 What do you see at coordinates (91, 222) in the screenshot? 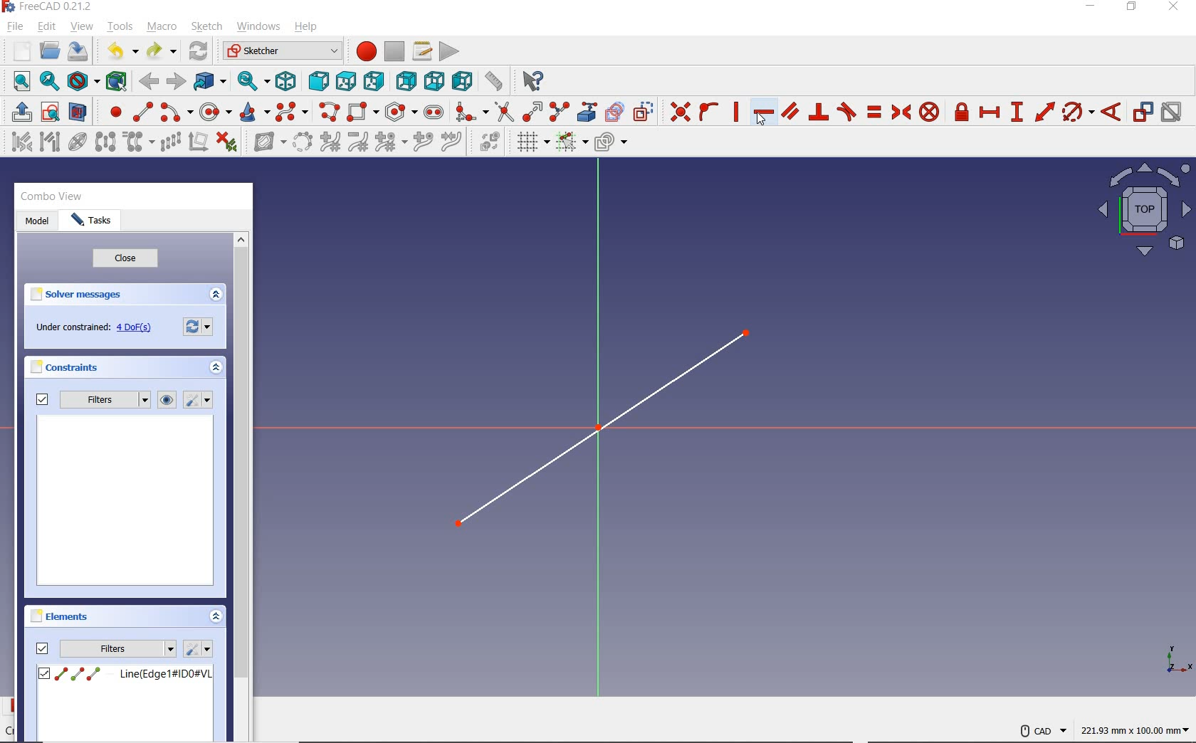
I see `TASKS` at bounding box center [91, 222].